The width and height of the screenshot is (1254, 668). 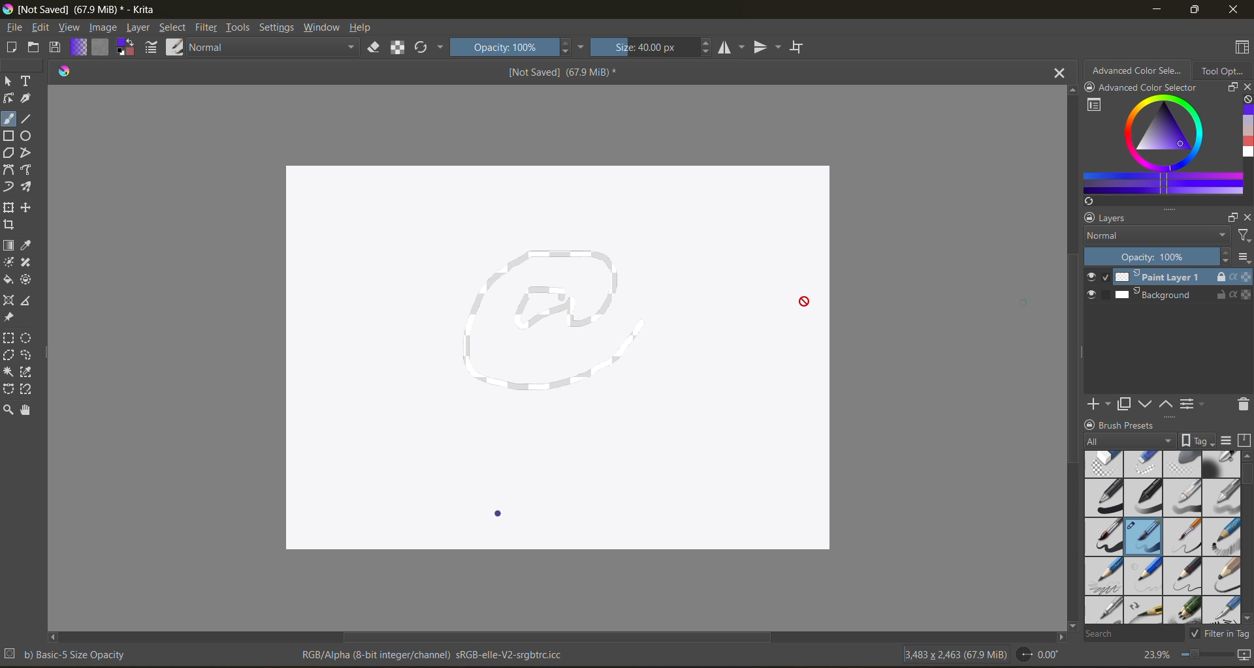 What do you see at coordinates (1040, 655) in the screenshot?
I see `rotate` at bounding box center [1040, 655].